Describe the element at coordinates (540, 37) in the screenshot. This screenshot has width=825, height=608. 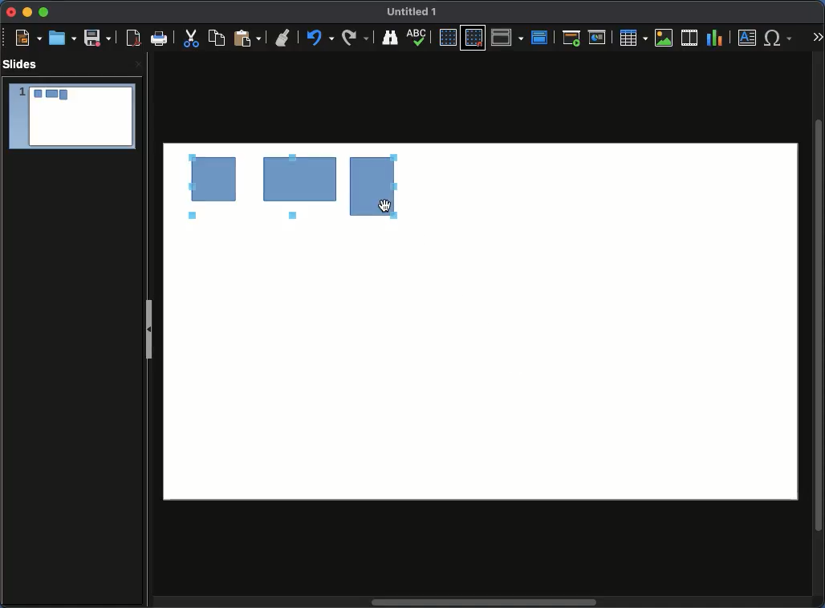
I see `Master slide` at that location.